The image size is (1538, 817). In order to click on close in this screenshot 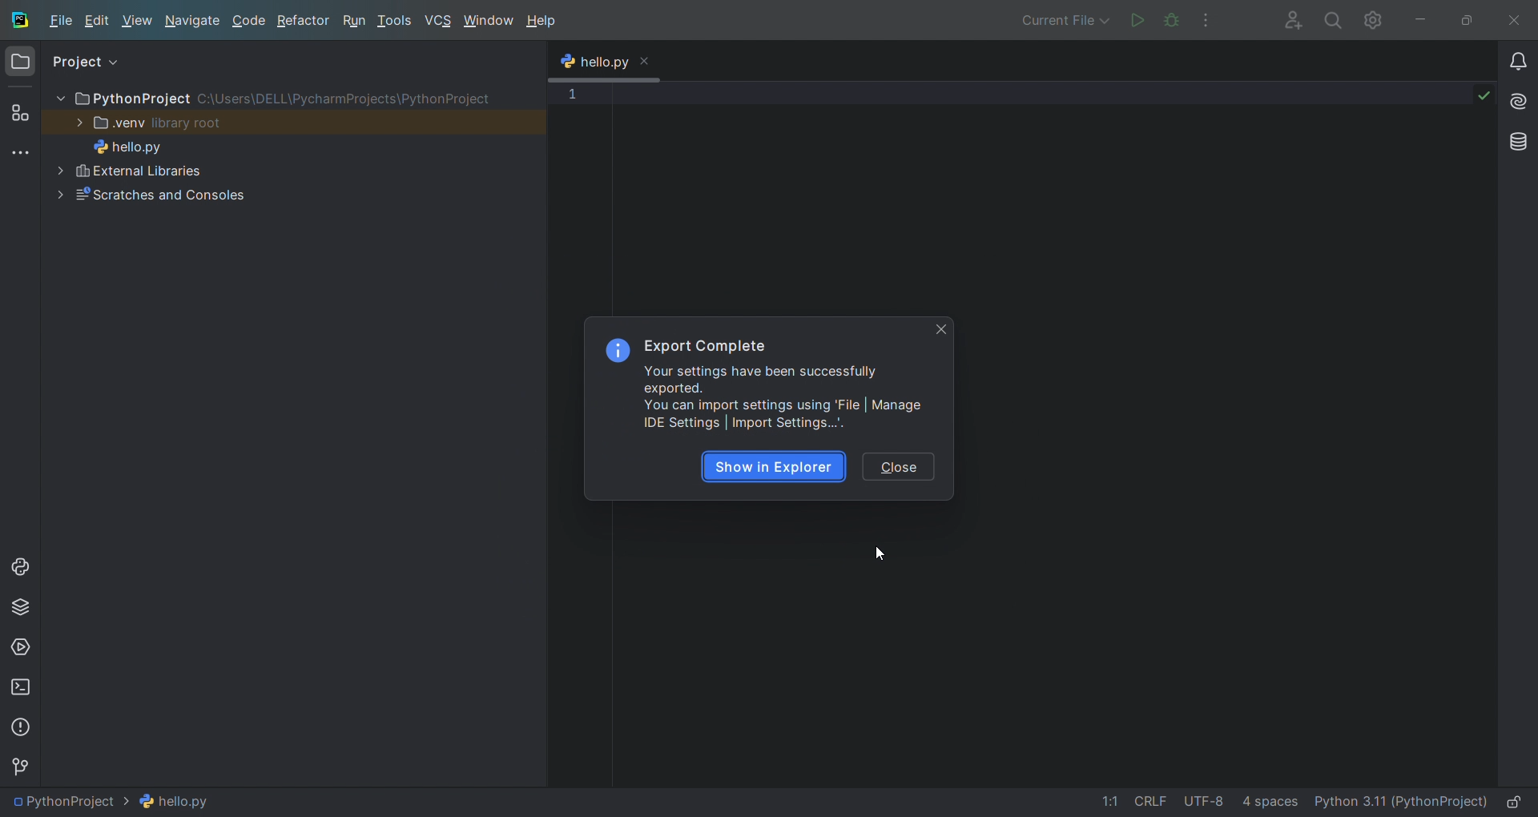, I will do `click(943, 330)`.